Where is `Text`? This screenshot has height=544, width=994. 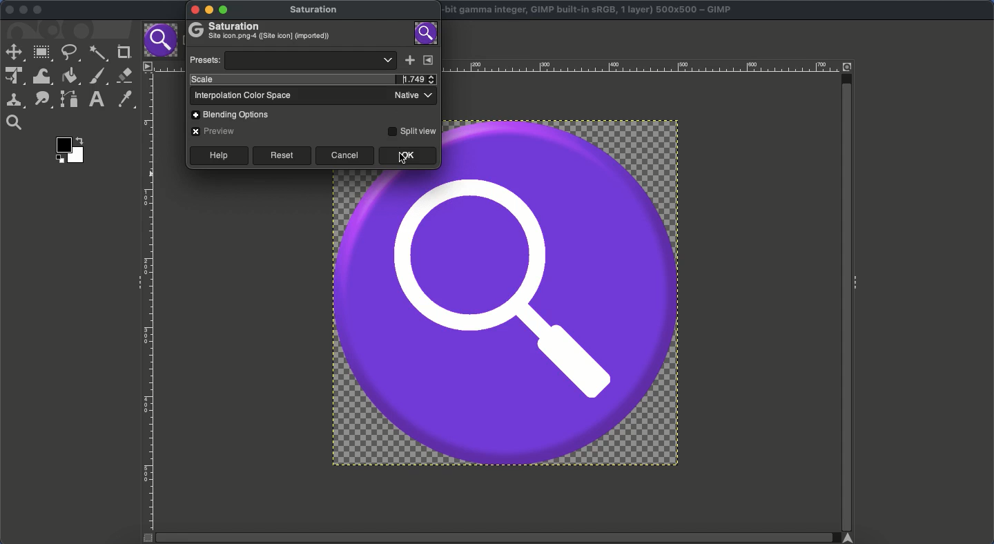
Text is located at coordinates (96, 99).